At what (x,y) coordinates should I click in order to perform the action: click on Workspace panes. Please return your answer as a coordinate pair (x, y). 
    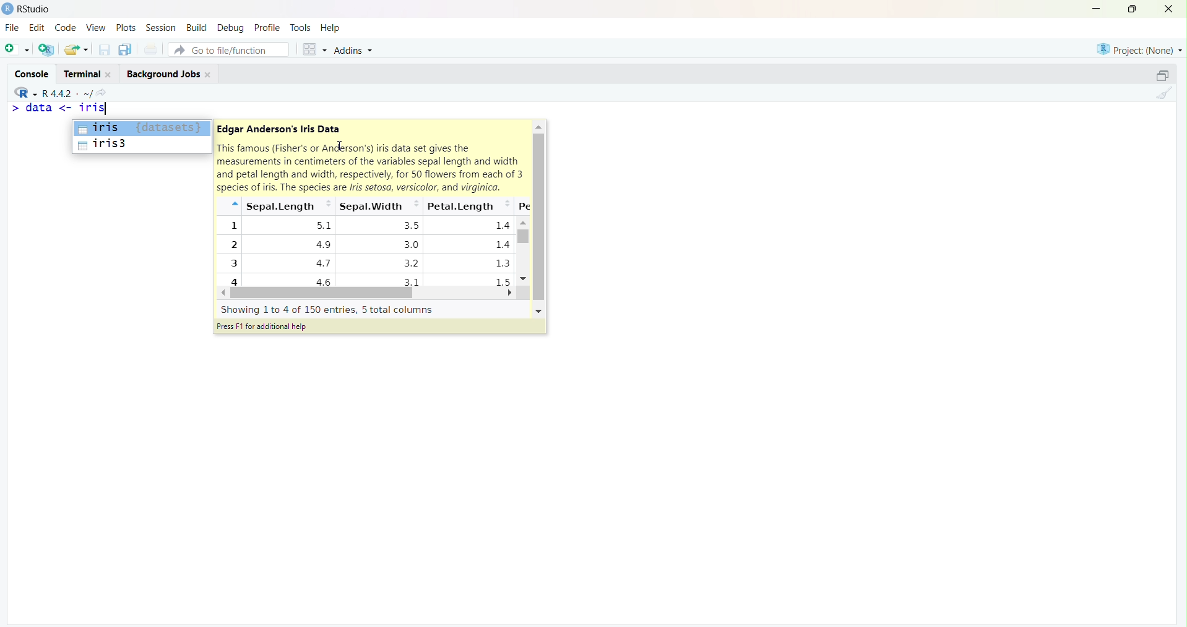
    Looking at the image, I should click on (312, 48).